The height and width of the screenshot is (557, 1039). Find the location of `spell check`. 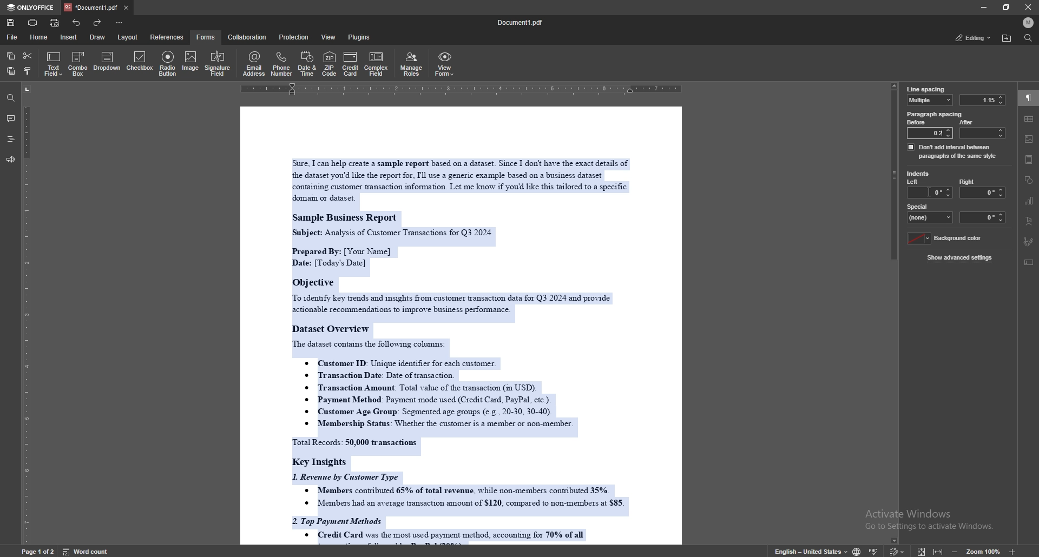

spell check is located at coordinates (874, 550).